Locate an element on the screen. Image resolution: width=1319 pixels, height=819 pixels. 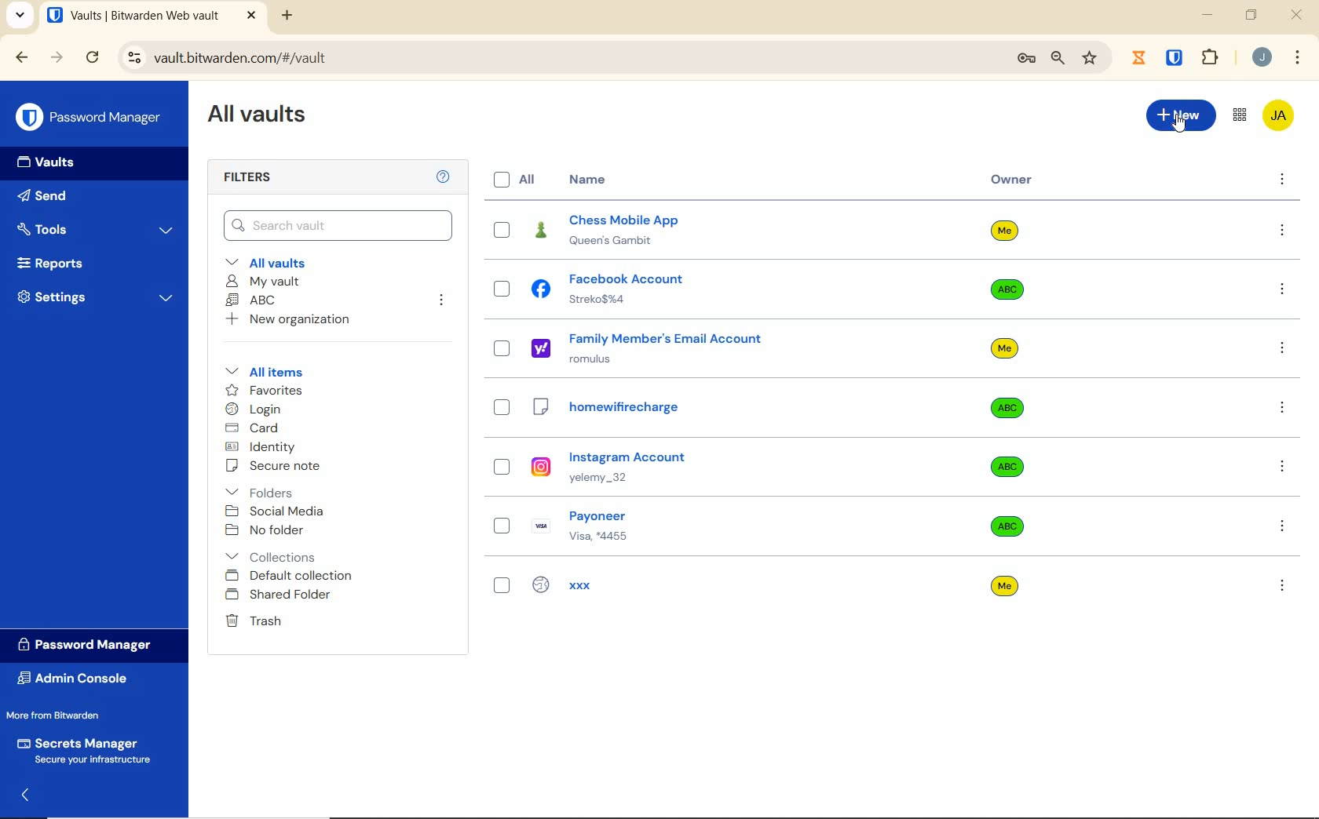
FORWARD is located at coordinates (57, 59).